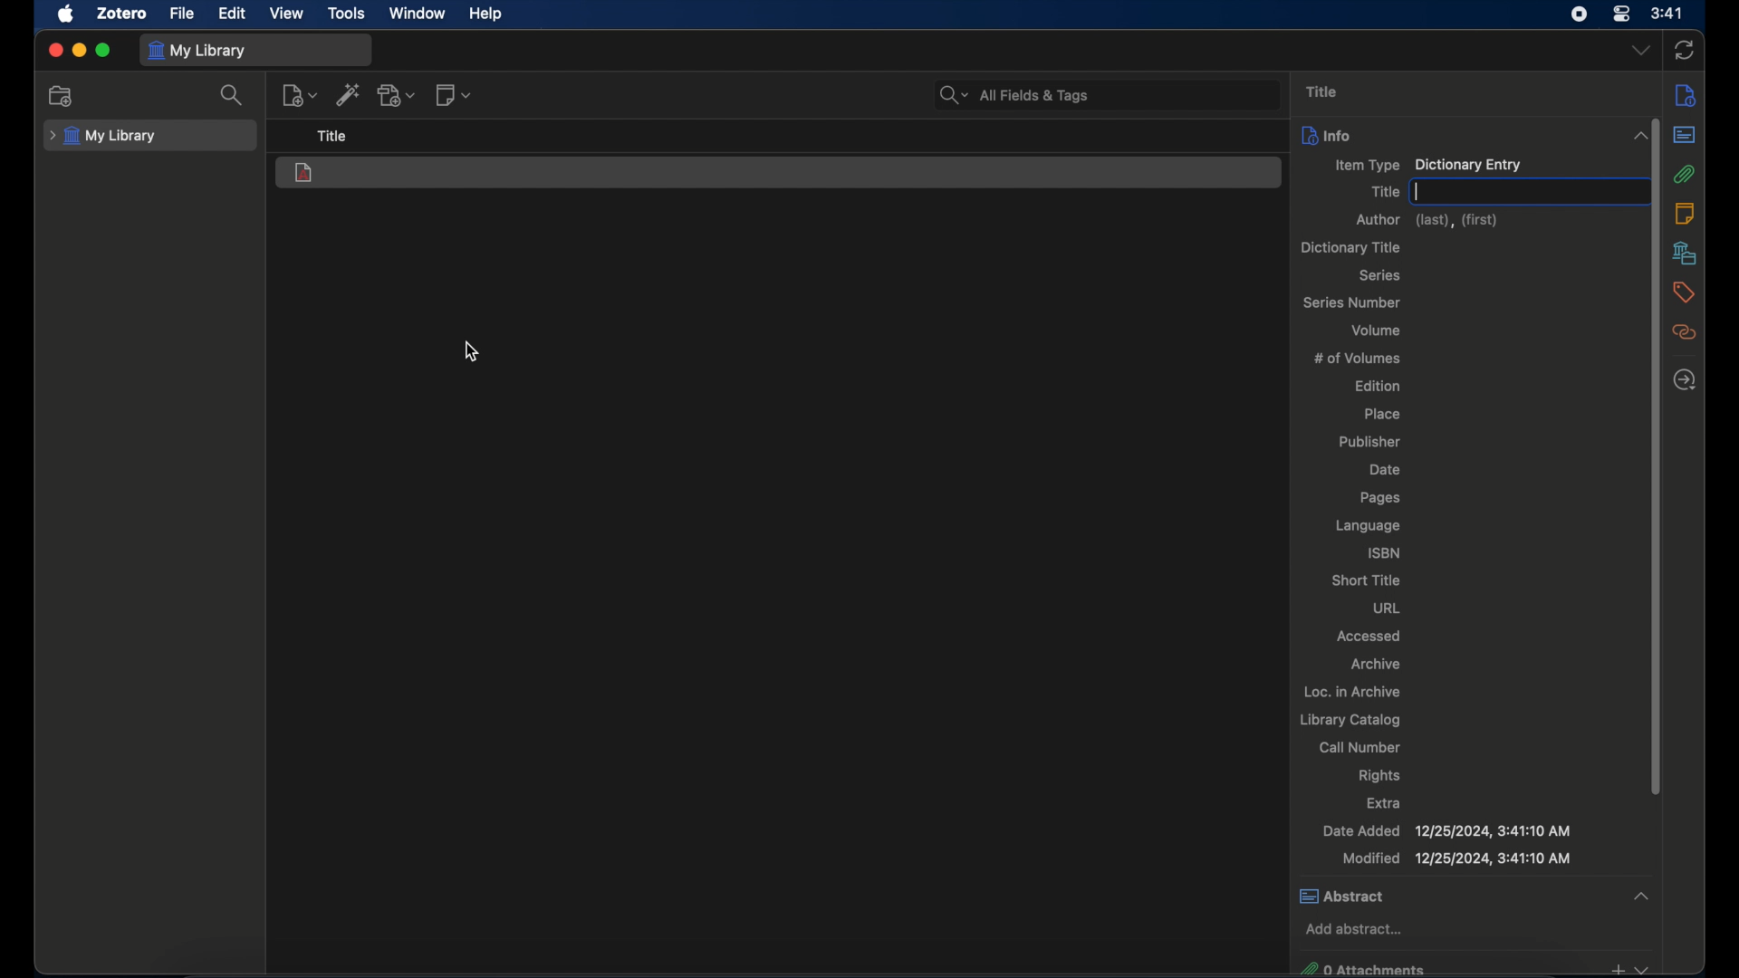 The height and width of the screenshot is (978, 1739). What do you see at coordinates (347, 94) in the screenshot?
I see `add item by identifier` at bounding box center [347, 94].